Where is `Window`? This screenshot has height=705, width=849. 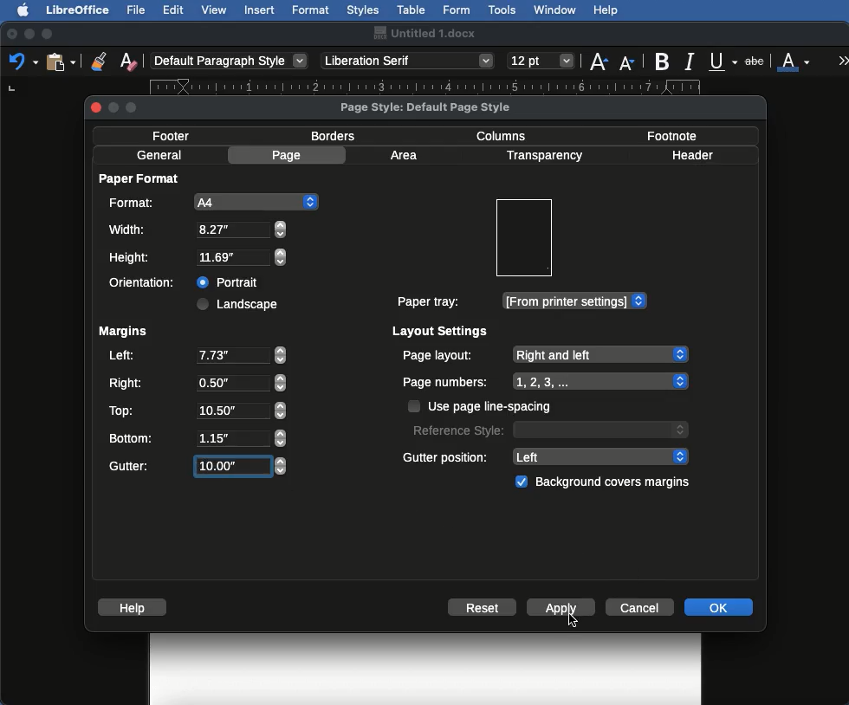 Window is located at coordinates (555, 10).